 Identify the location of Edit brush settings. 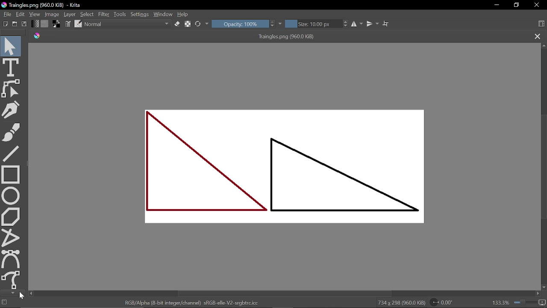
(68, 24).